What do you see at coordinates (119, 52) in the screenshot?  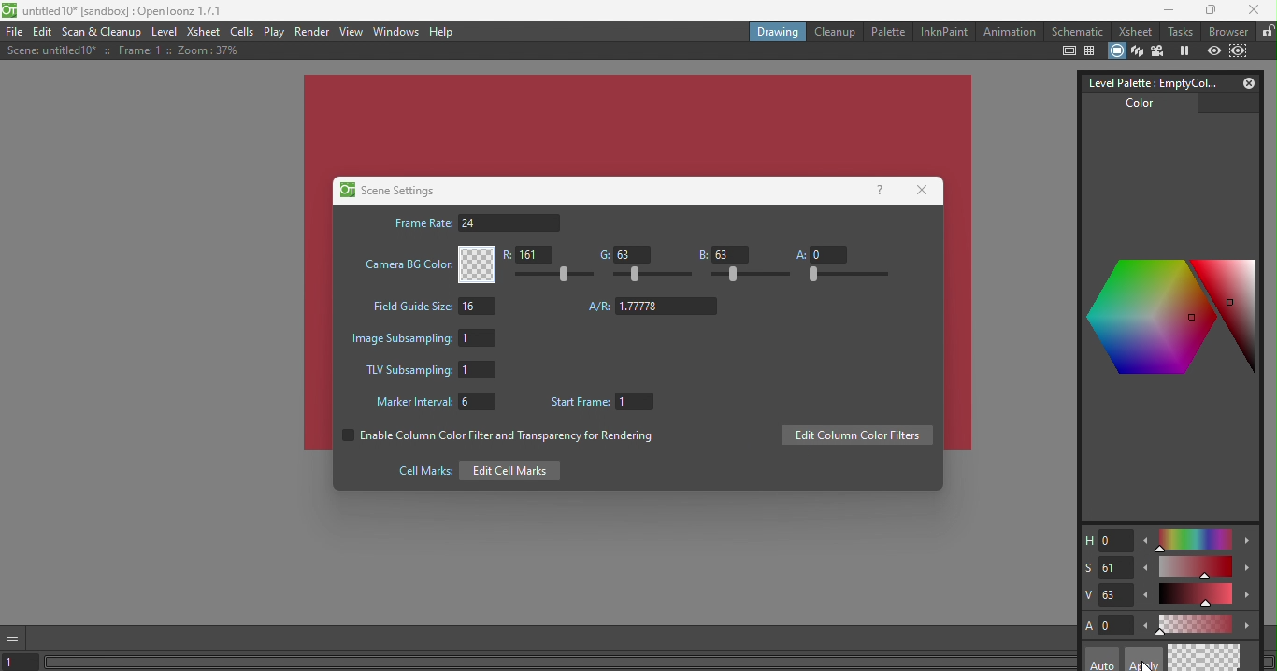 I see `Scene details` at bounding box center [119, 52].